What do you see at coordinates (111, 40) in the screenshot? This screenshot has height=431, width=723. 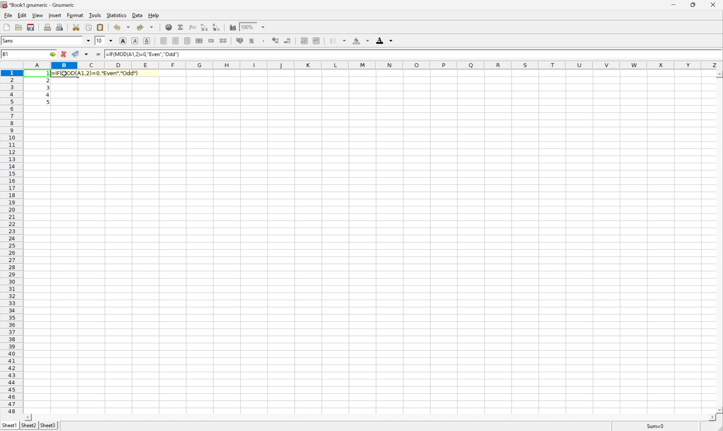 I see `Drop Down` at bounding box center [111, 40].